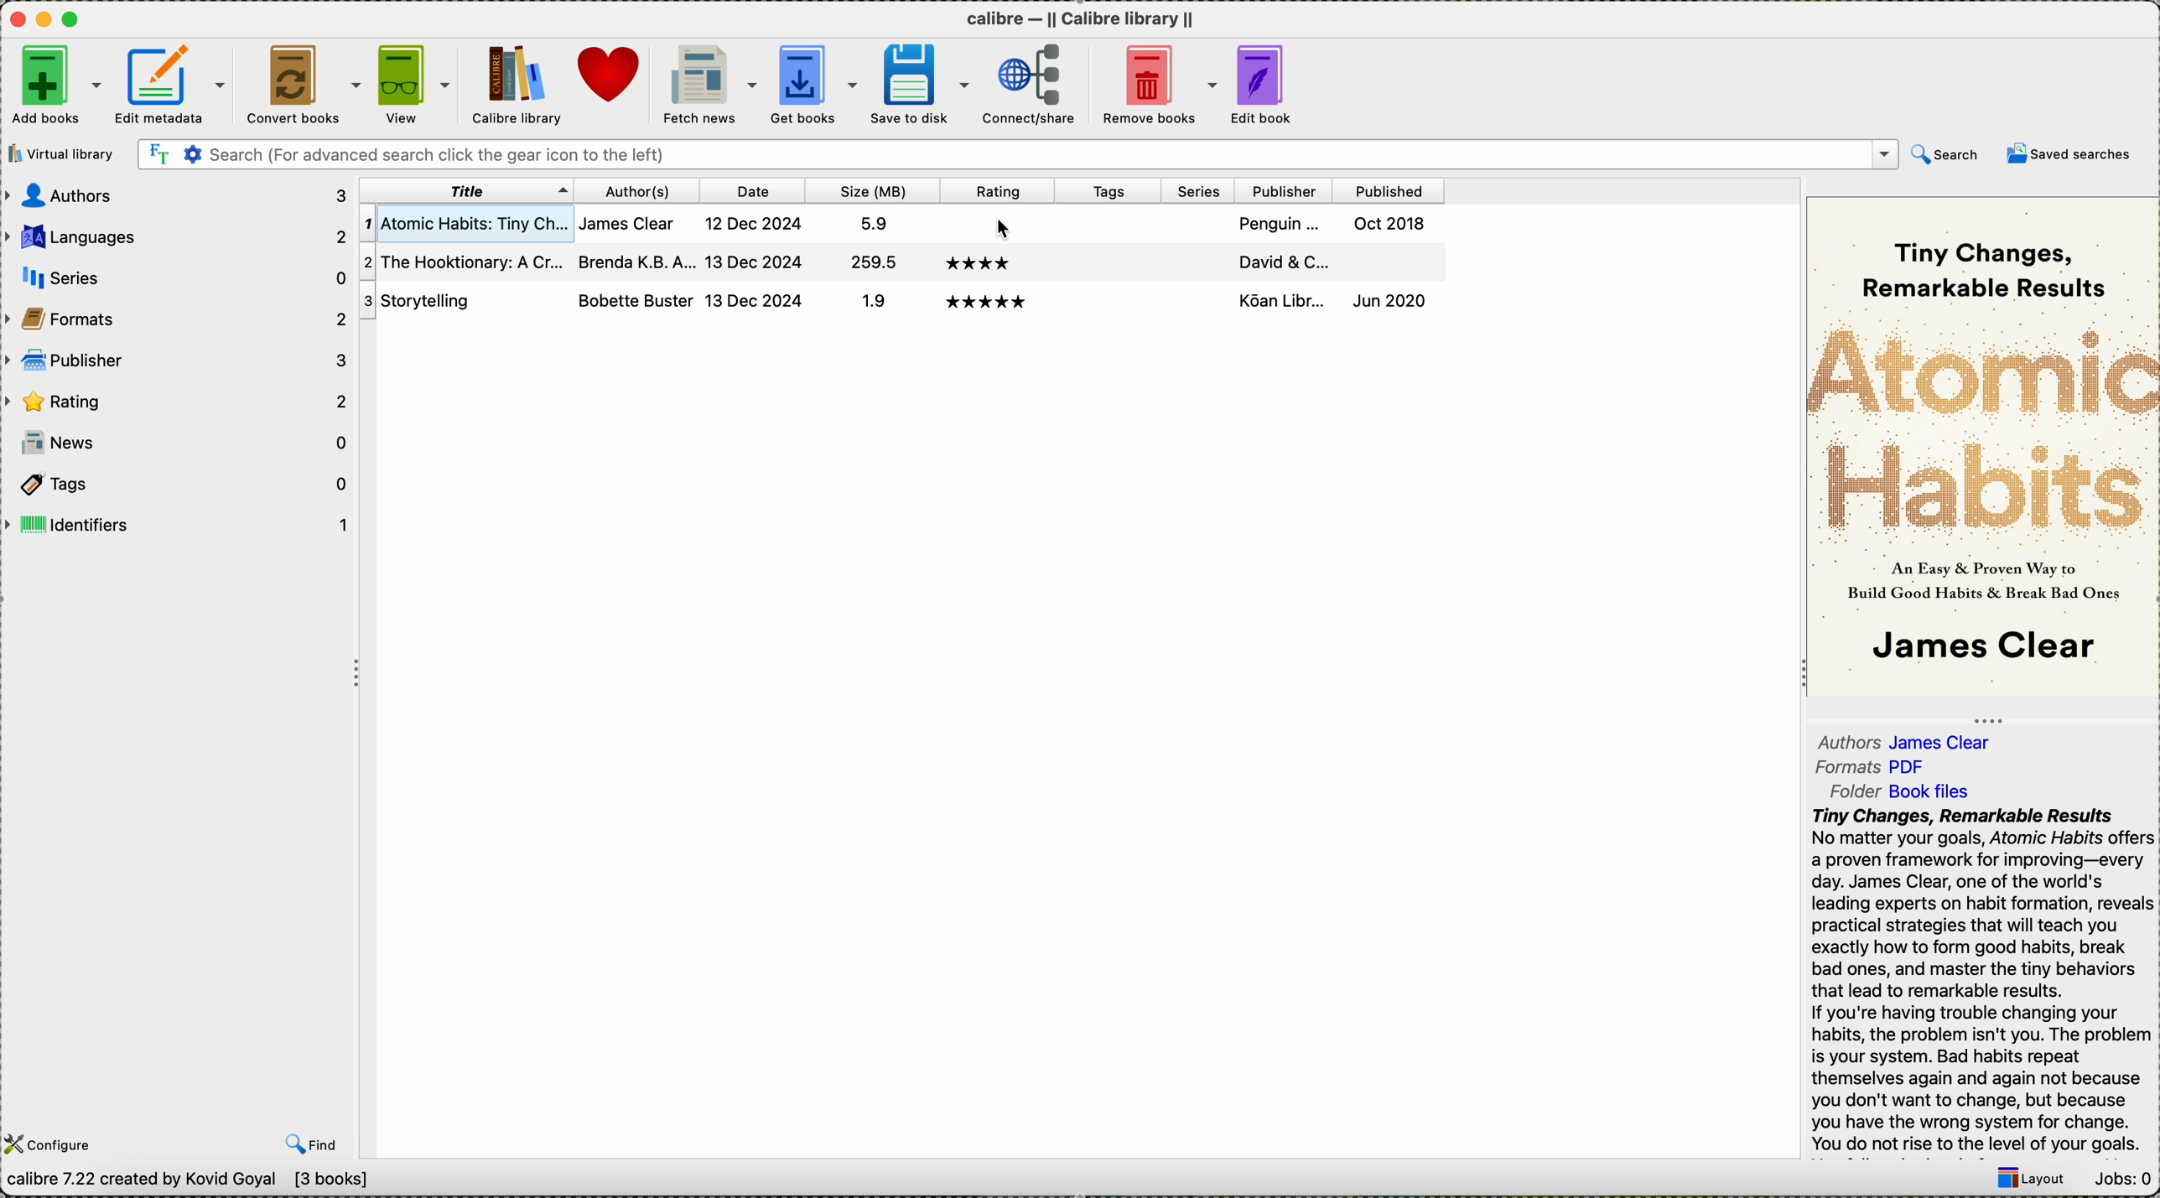 The image size is (2160, 1198). What do you see at coordinates (2120, 1179) in the screenshot?
I see `Jobs: 0` at bounding box center [2120, 1179].